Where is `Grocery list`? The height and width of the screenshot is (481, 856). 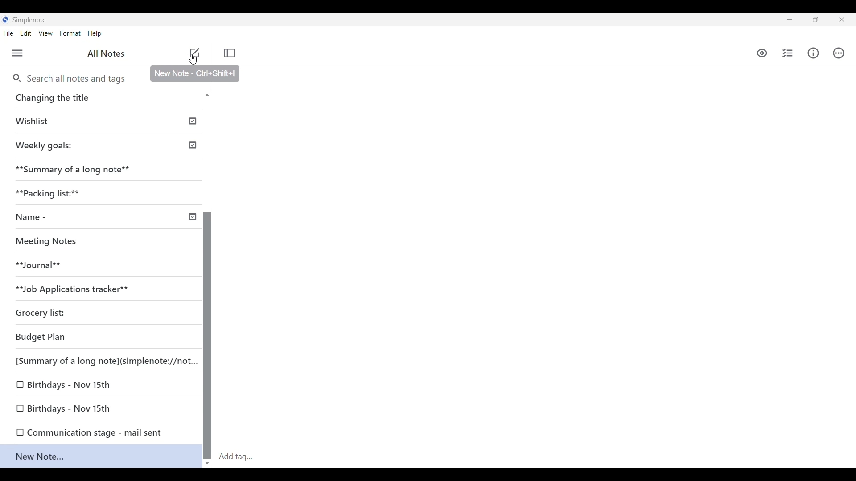
Grocery list is located at coordinates (41, 313).